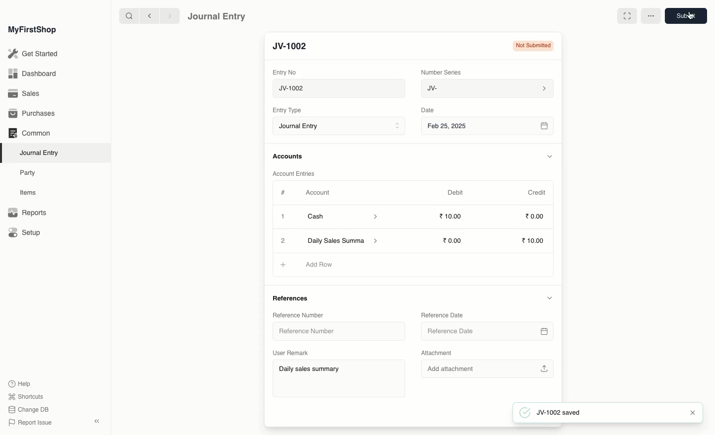  Describe the element at coordinates (342, 127) in the screenshot. I see `Journal Entry` at that location.